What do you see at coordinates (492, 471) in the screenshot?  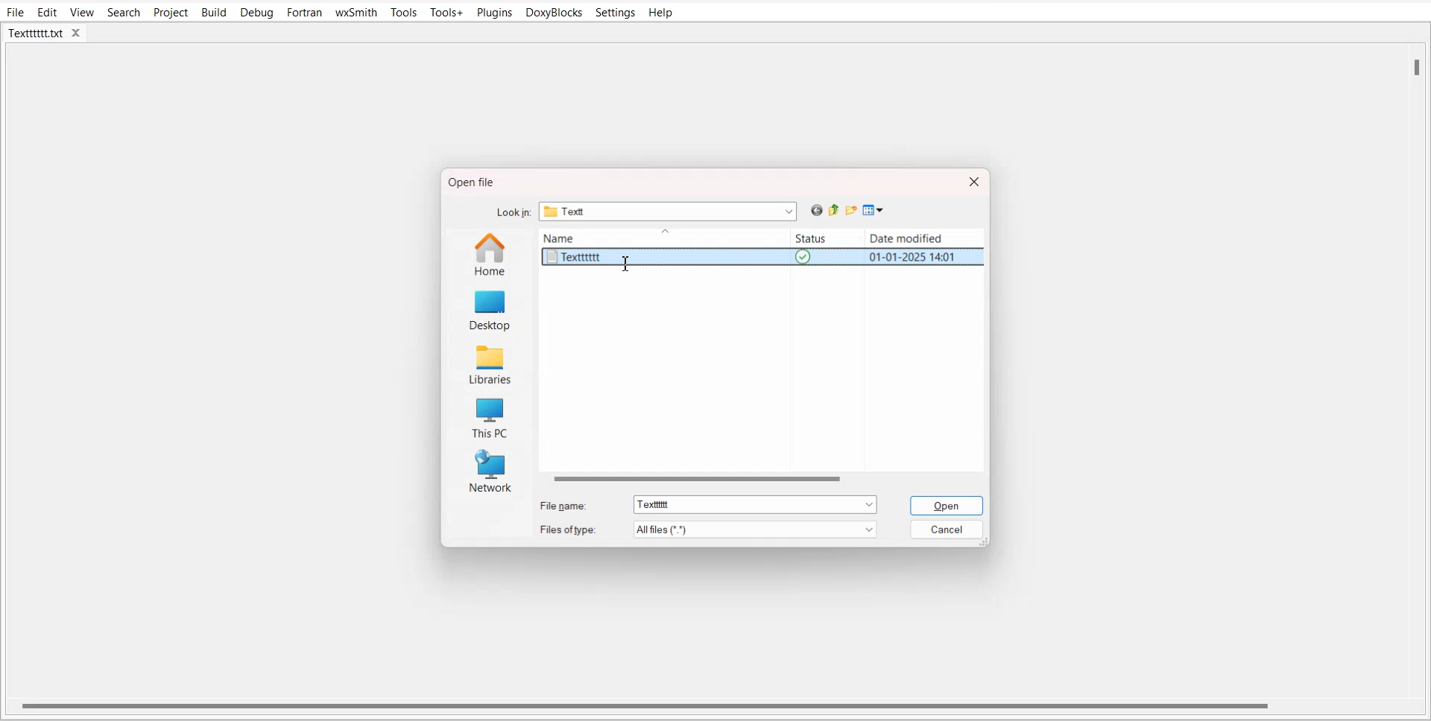 I see `Network` at bounding box center [492, 471].